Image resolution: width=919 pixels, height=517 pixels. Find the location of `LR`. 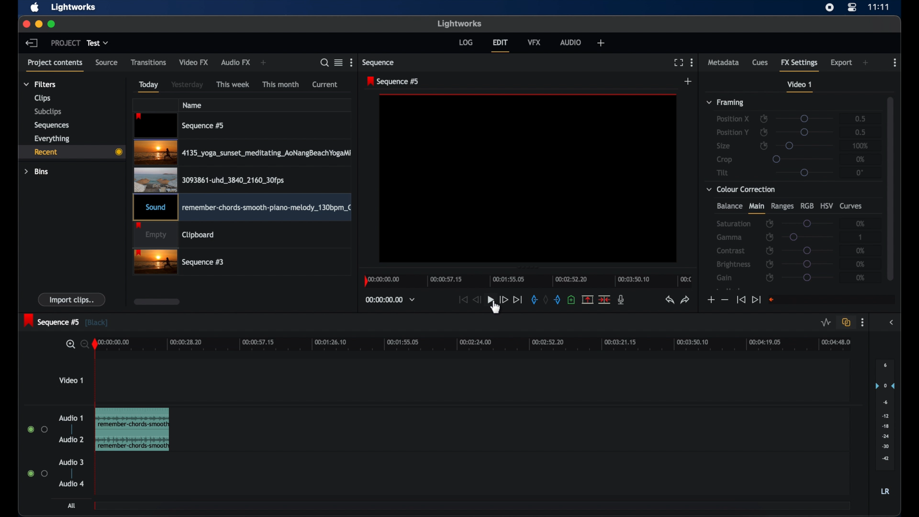

LR is located at coordinates (885, 491).